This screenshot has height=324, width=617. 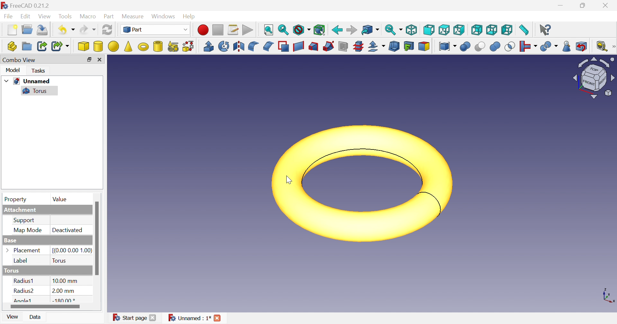 I want to click on Cursor, so click(x=291, y=181).